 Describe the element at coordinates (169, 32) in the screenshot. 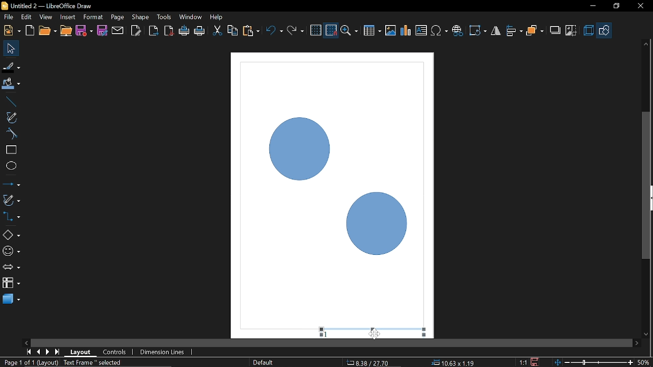

I see `Export directly as pdf` at that location.